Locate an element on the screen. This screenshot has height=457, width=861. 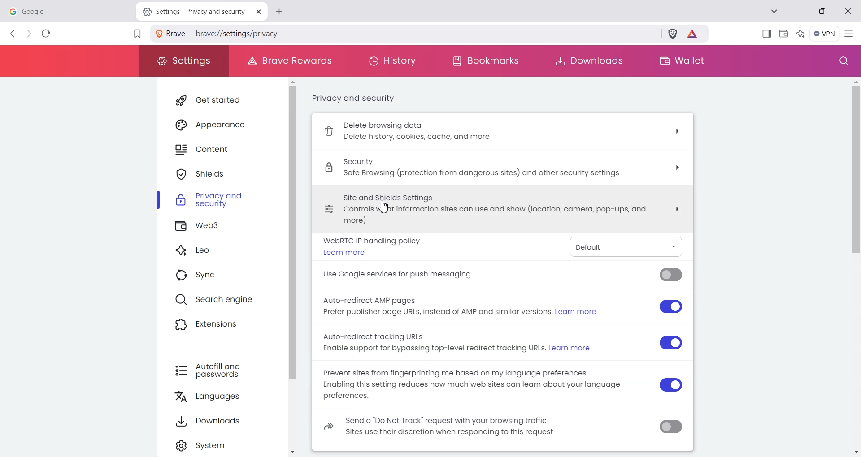
Site and Shields Settings Controls t information sites can use and show (location, camera, pop-ups, and more) is located at coordinates (504, 207).